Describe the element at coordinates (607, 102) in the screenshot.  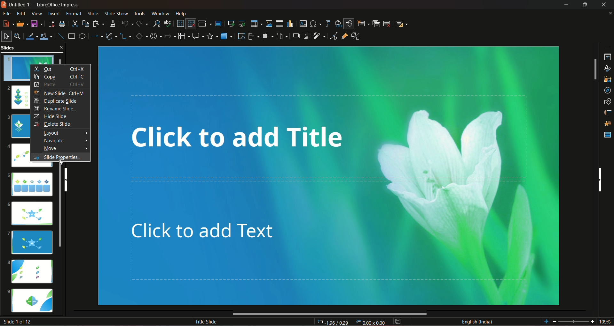
I see `shapes` at that location.